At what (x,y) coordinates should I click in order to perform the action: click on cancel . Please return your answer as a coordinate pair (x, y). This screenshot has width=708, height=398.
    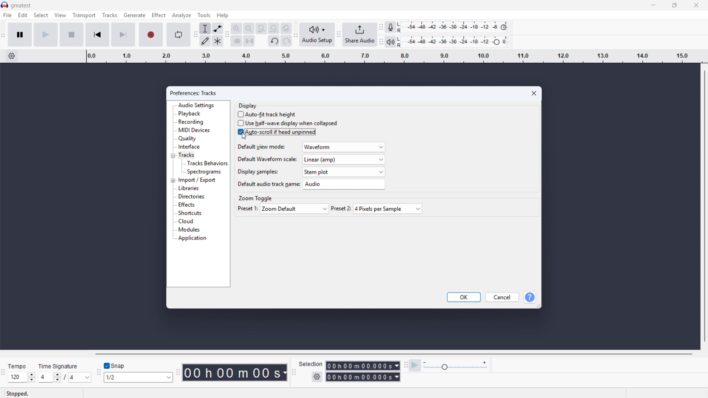
    Looking at the image, I should click on (503, 297).